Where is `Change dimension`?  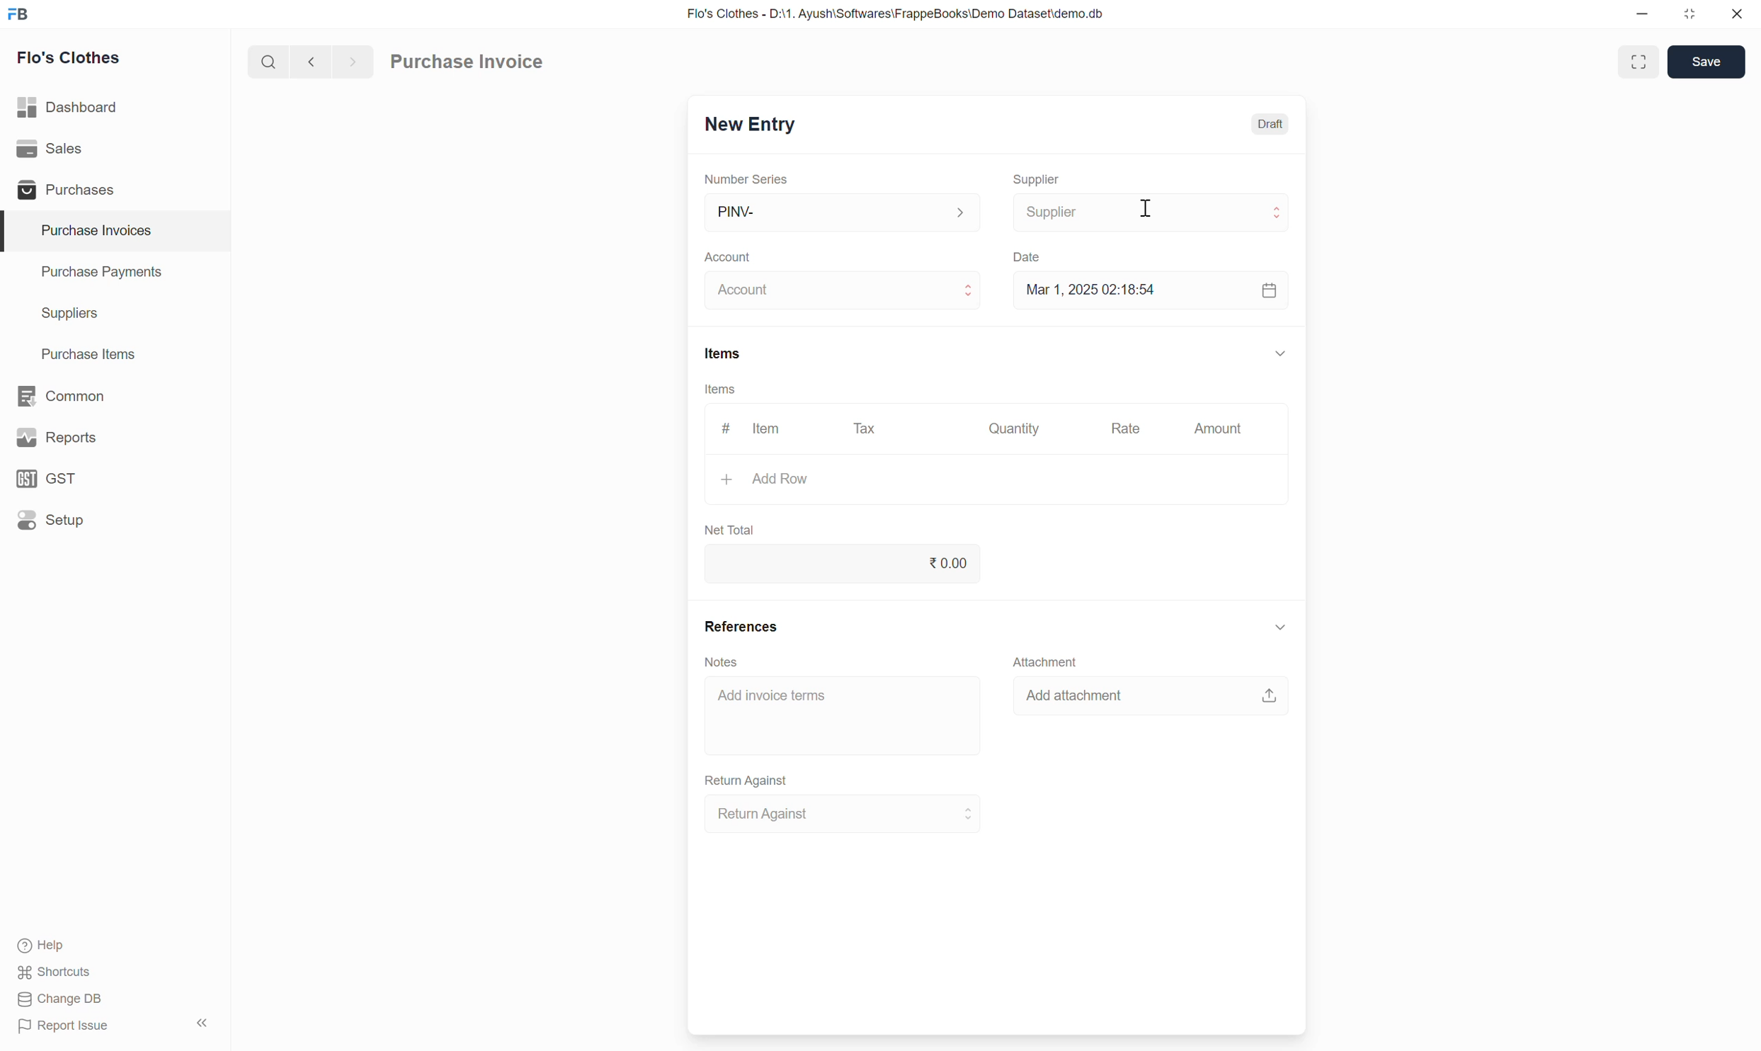 Change dimension is located at coordinates (1689, 14).